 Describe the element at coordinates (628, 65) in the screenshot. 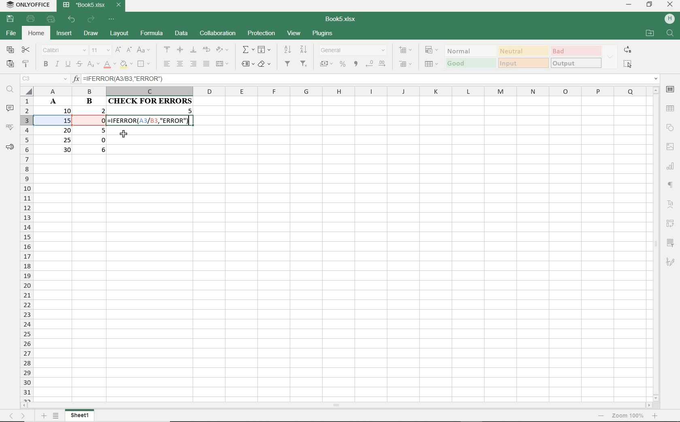

I see `SELECT ALL` at that location.